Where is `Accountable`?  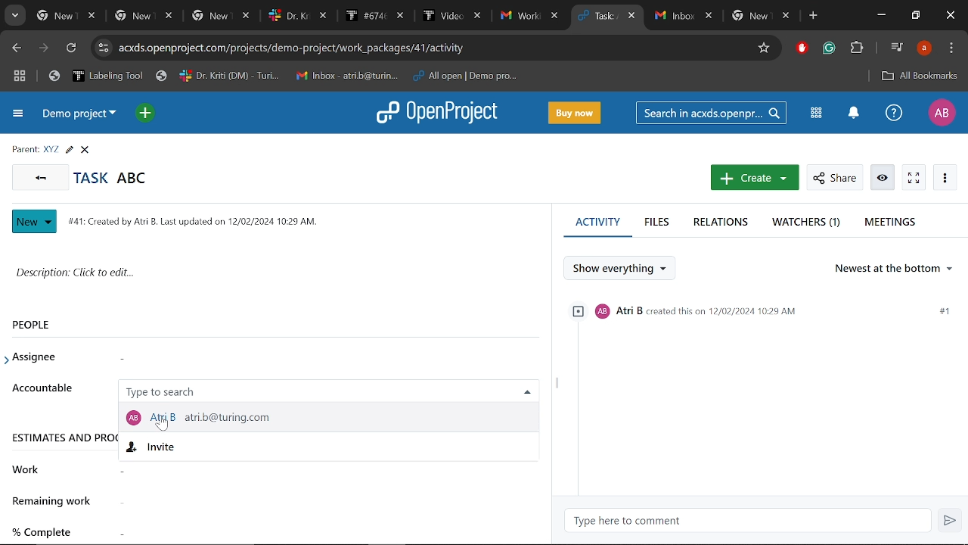
Accountable is located at coordinates (244, 390).